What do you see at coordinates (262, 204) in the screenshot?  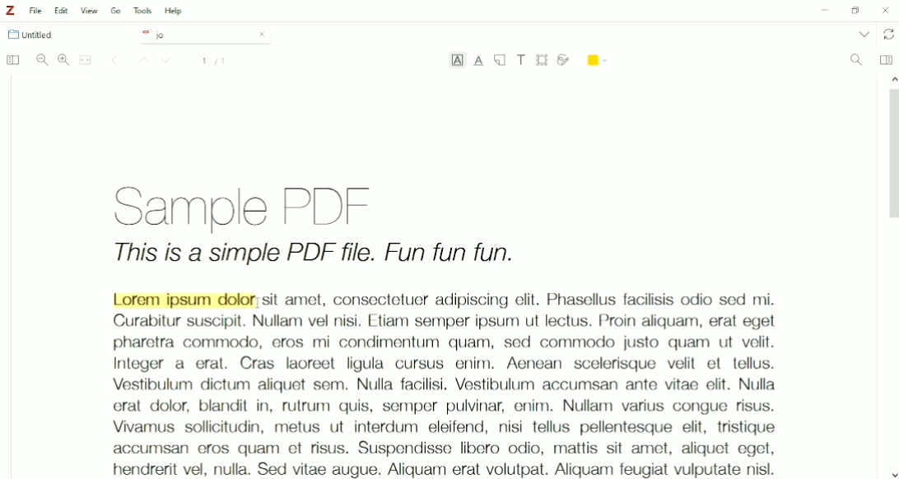 I see `Sample PDF` at bounding box center [262, 204].